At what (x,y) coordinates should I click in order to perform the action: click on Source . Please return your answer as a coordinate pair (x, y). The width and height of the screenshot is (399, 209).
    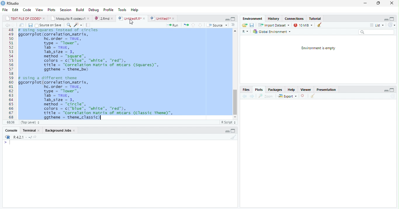
    Looking at the image, I should click on (218, 25).